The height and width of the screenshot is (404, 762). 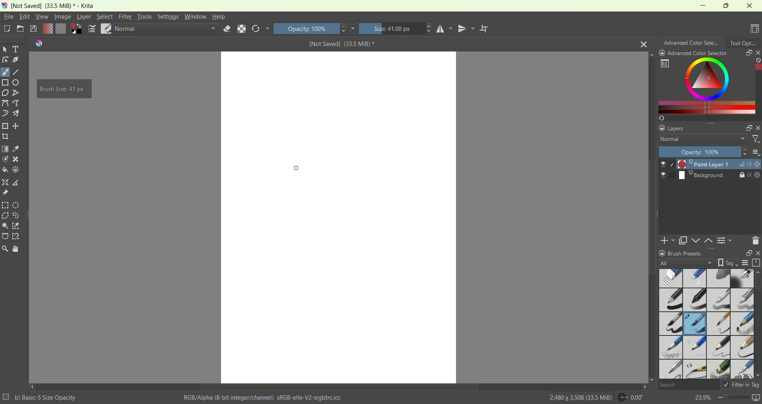 I want to click on RGB/Alpha (8-bit integer/channel) sRGB-elle-V2-srgbtrc.icc, so click(x=264, y=398).